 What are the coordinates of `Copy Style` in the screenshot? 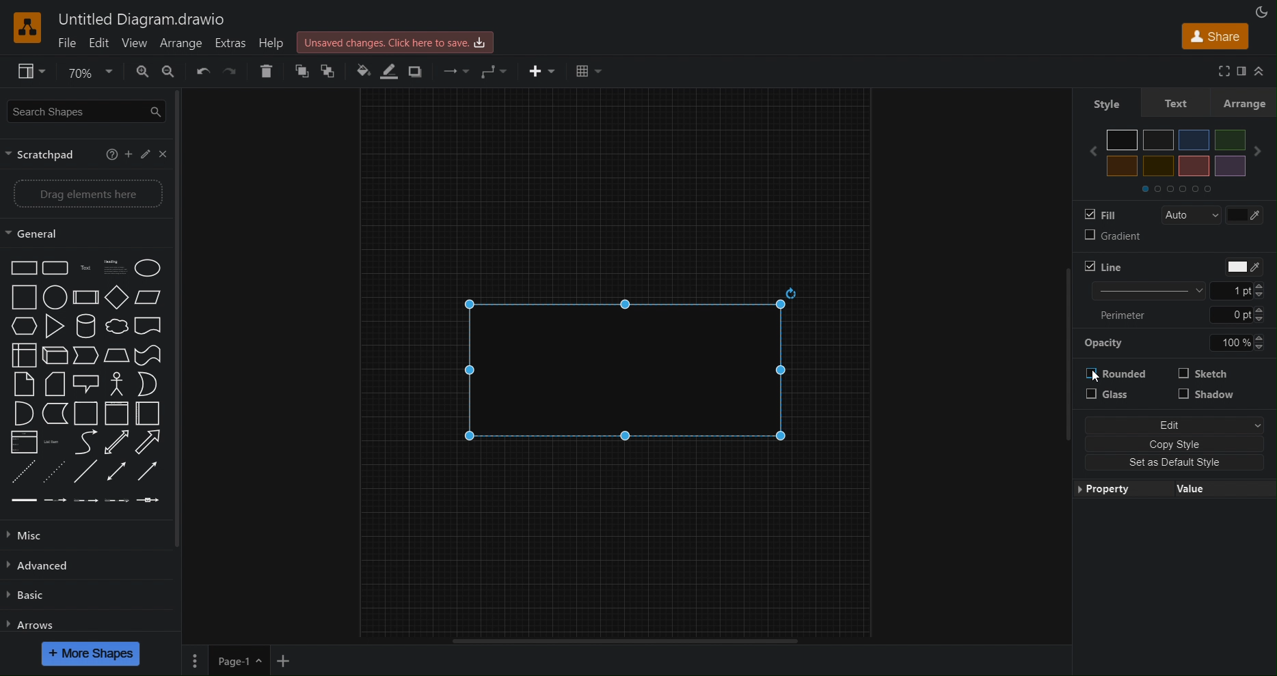 It's located at (1177, 445).